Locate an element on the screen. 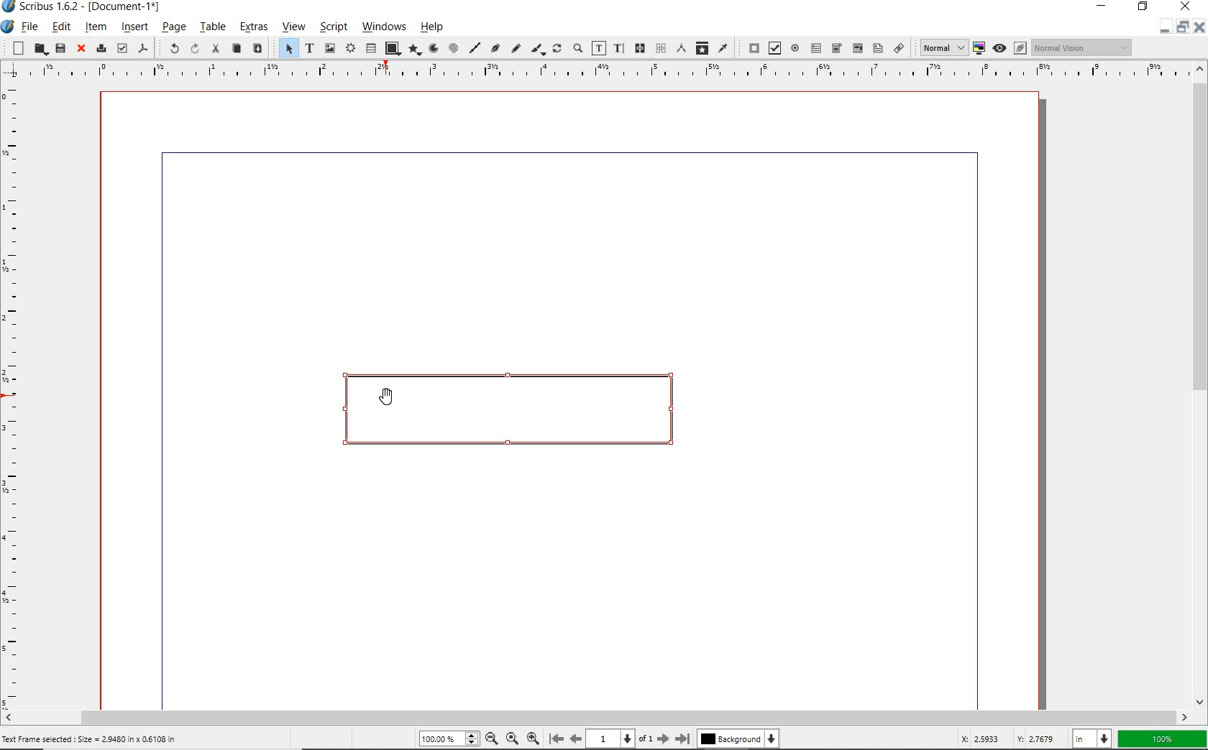  arc is located at coordinates (432, 49).